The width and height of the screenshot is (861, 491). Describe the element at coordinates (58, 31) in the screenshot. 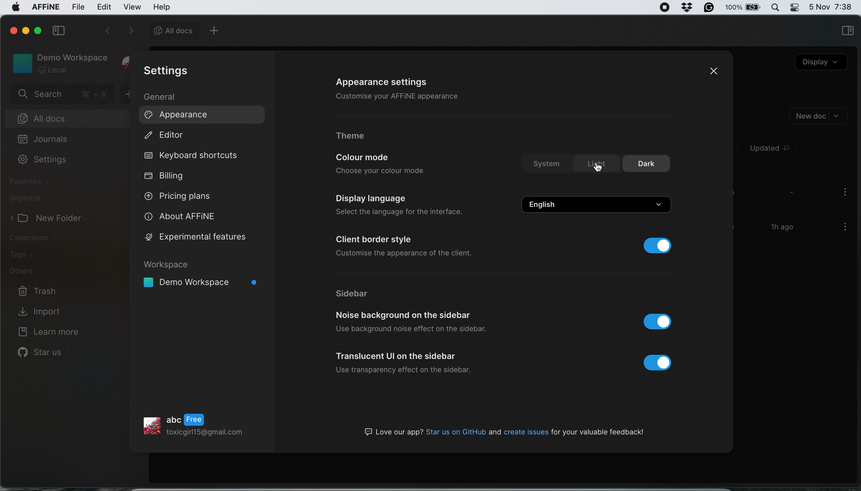

I see `collapse side bar` at that location.